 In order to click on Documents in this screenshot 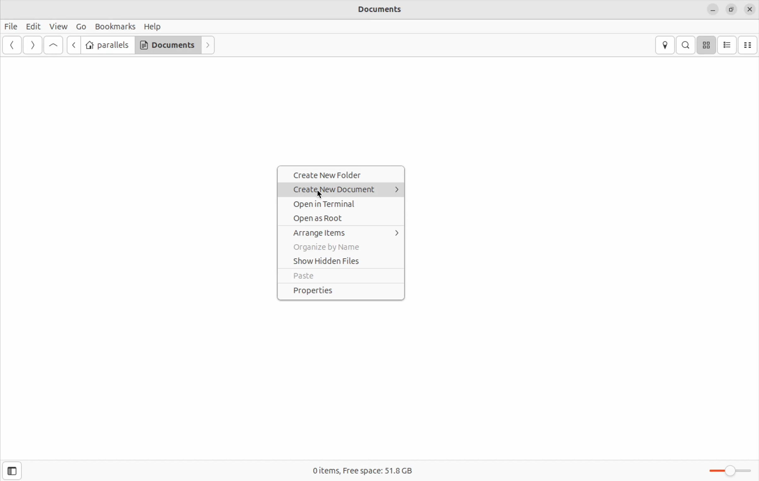, I will do `click(388, 10)`.